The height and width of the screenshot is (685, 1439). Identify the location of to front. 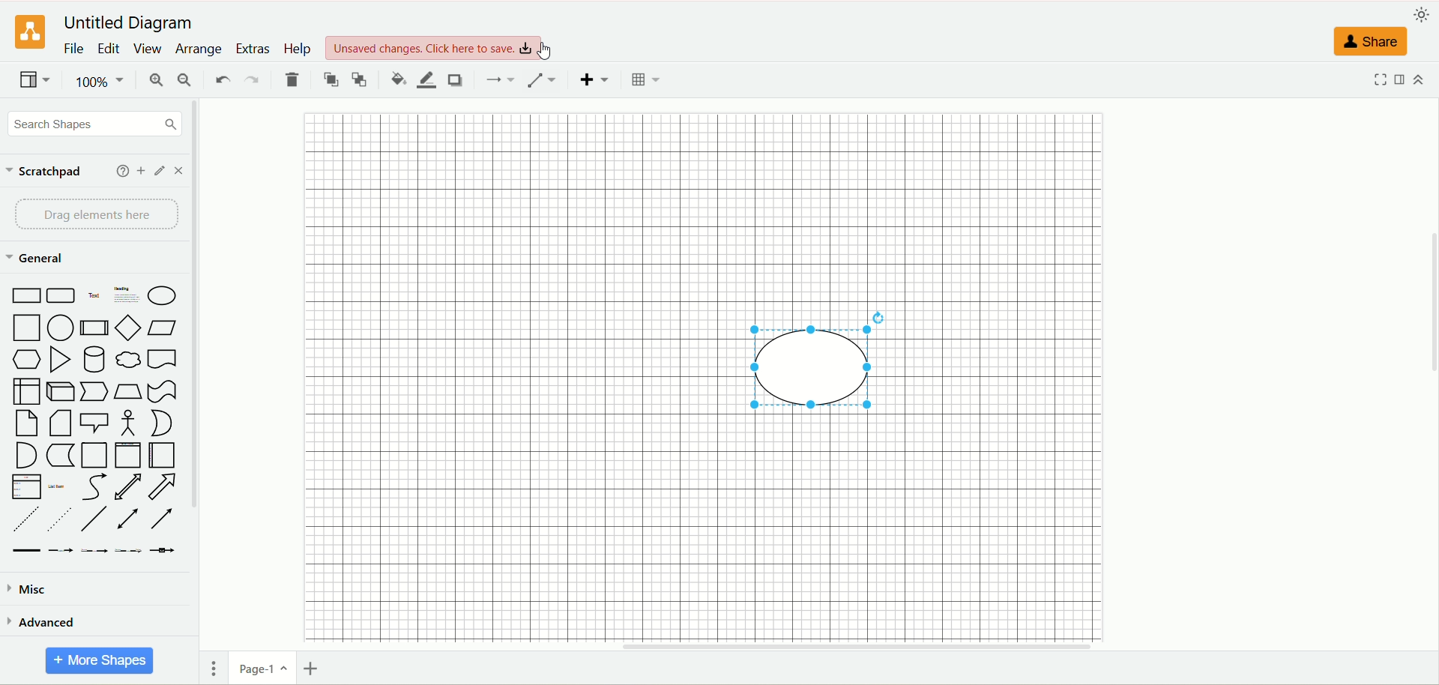
(331, 79).